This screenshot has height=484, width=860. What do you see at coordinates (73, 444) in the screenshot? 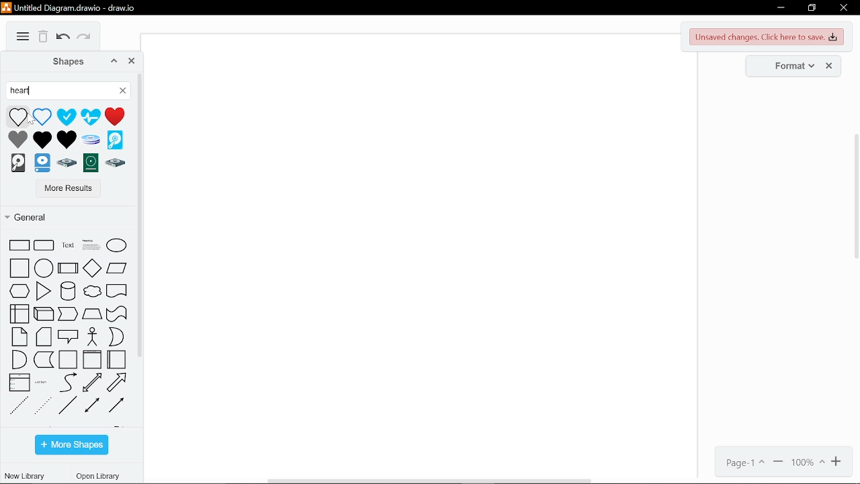
I see `more shapes` at bounding box center [73, 444].